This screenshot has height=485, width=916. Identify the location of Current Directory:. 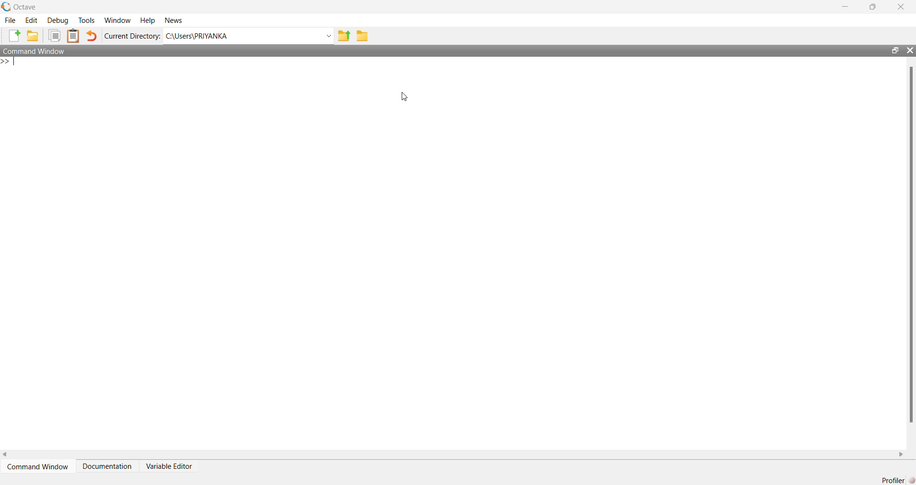
(133, 36).